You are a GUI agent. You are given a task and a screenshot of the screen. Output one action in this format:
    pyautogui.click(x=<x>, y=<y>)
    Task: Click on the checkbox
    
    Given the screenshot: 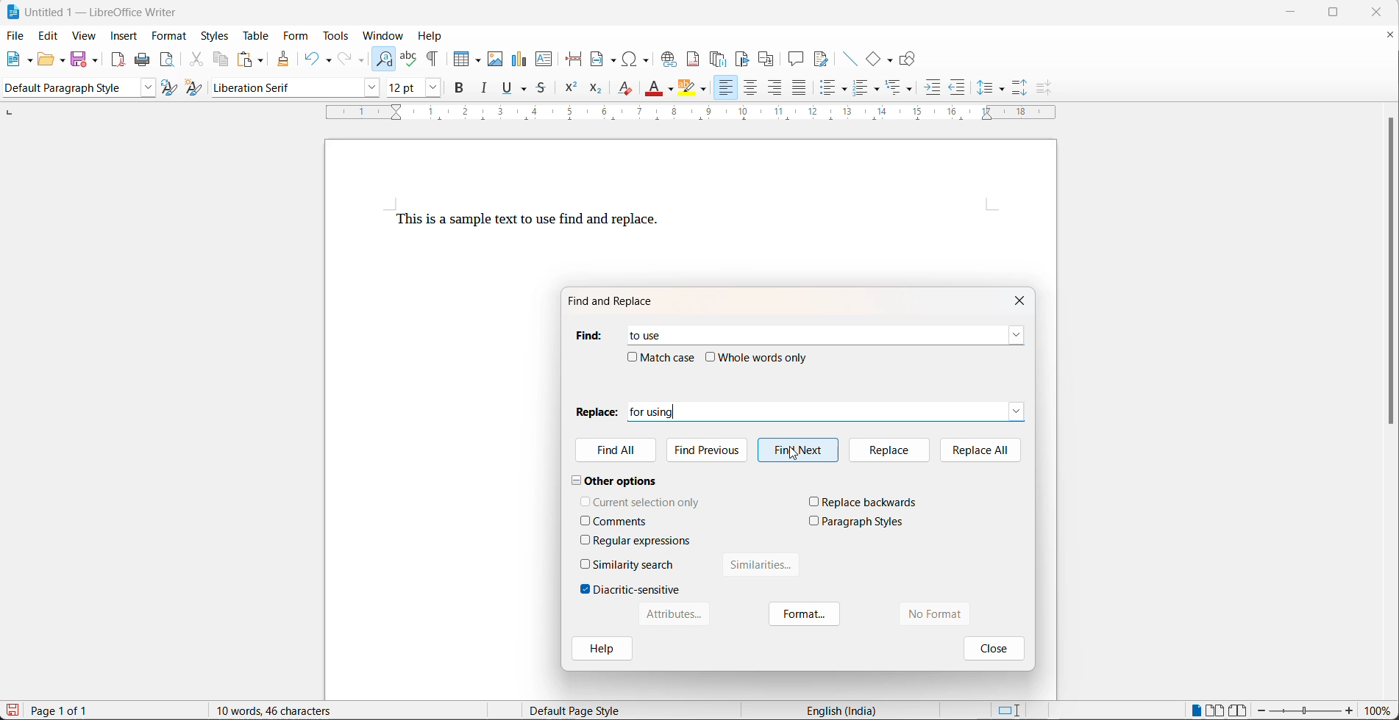 What is the action you would take?
    pyautogui.click(x=632, y=356)
    